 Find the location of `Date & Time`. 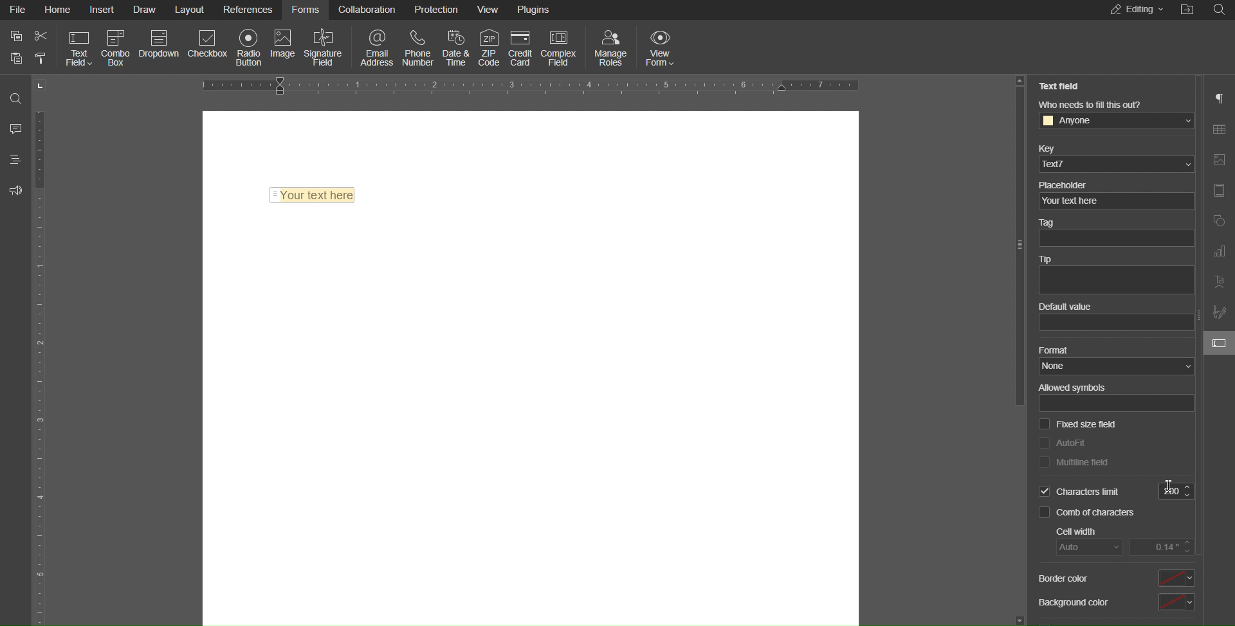

Date & Time is located at coordinates (455, 46).